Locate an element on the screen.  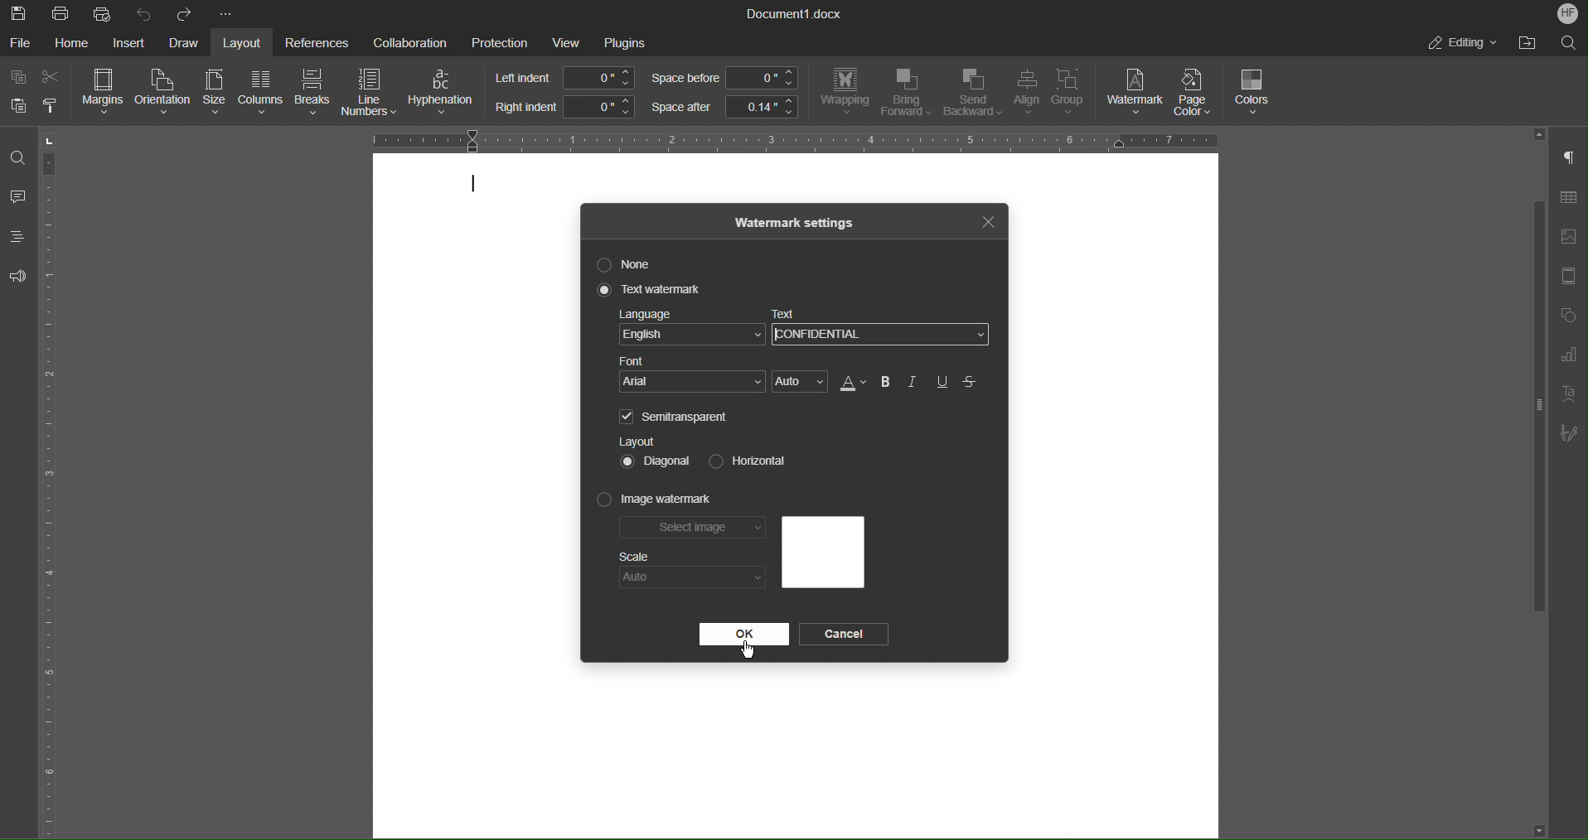
Font is located at coordinates (694, 375).